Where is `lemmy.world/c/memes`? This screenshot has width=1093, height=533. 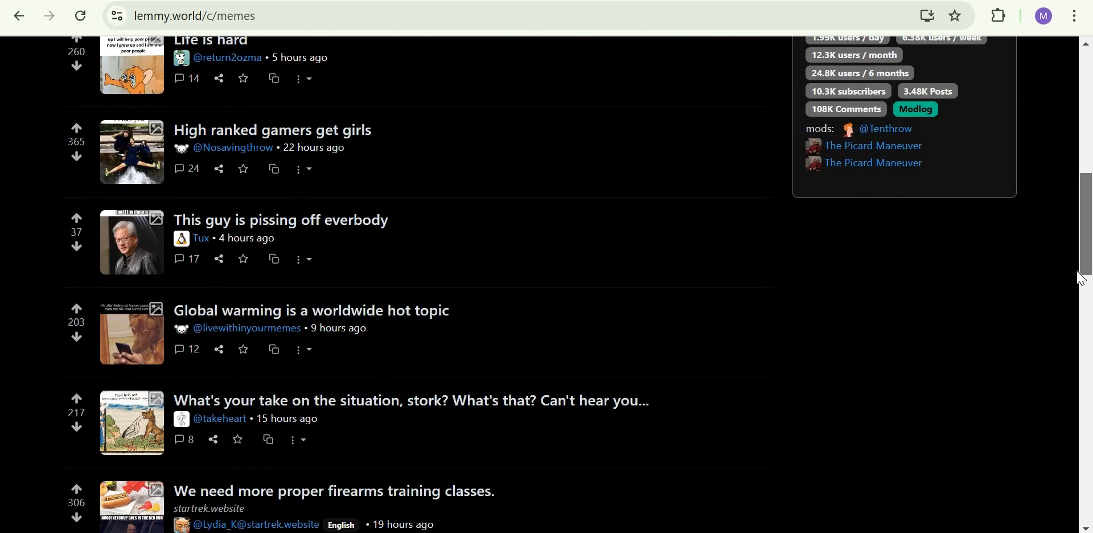 lemmy.world/c/memes is located at coordinates (197, 15).